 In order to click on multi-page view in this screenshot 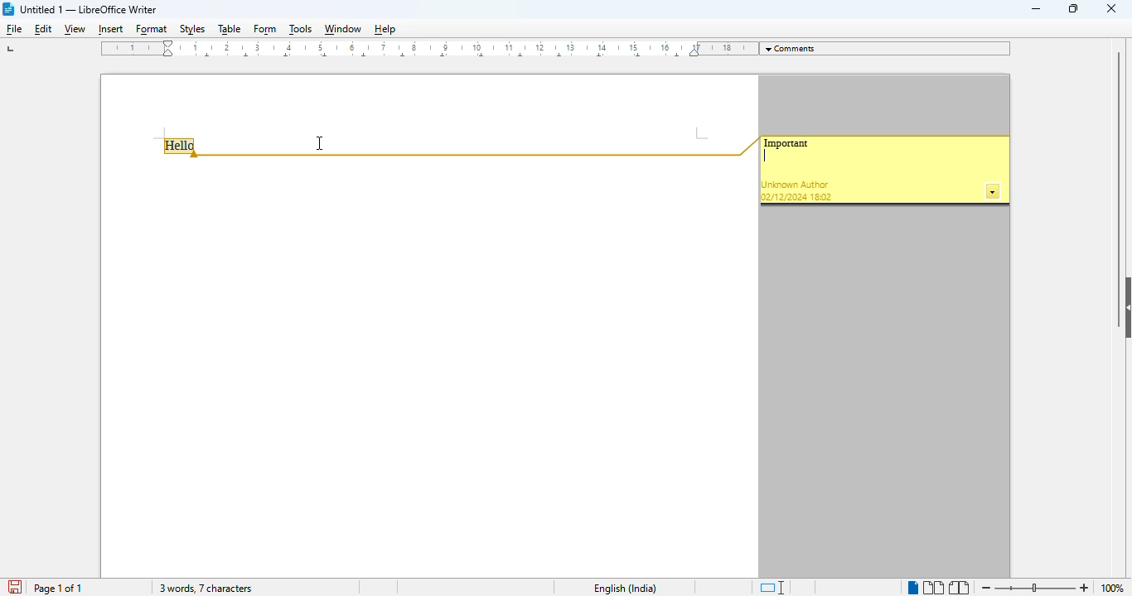, I will do `click(934, 588)`.